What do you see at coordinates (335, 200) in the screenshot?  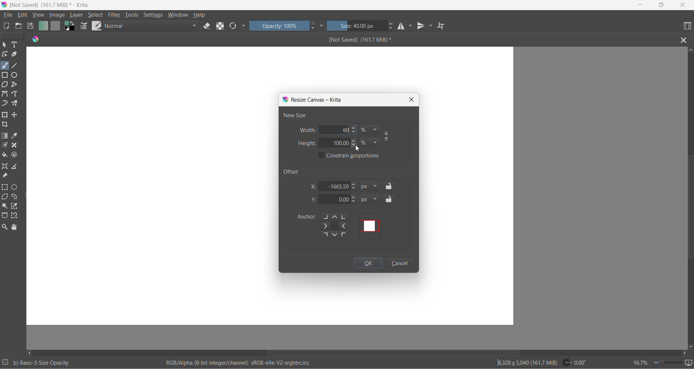 I see `y-axis value box` at bounding box center [335, 200].